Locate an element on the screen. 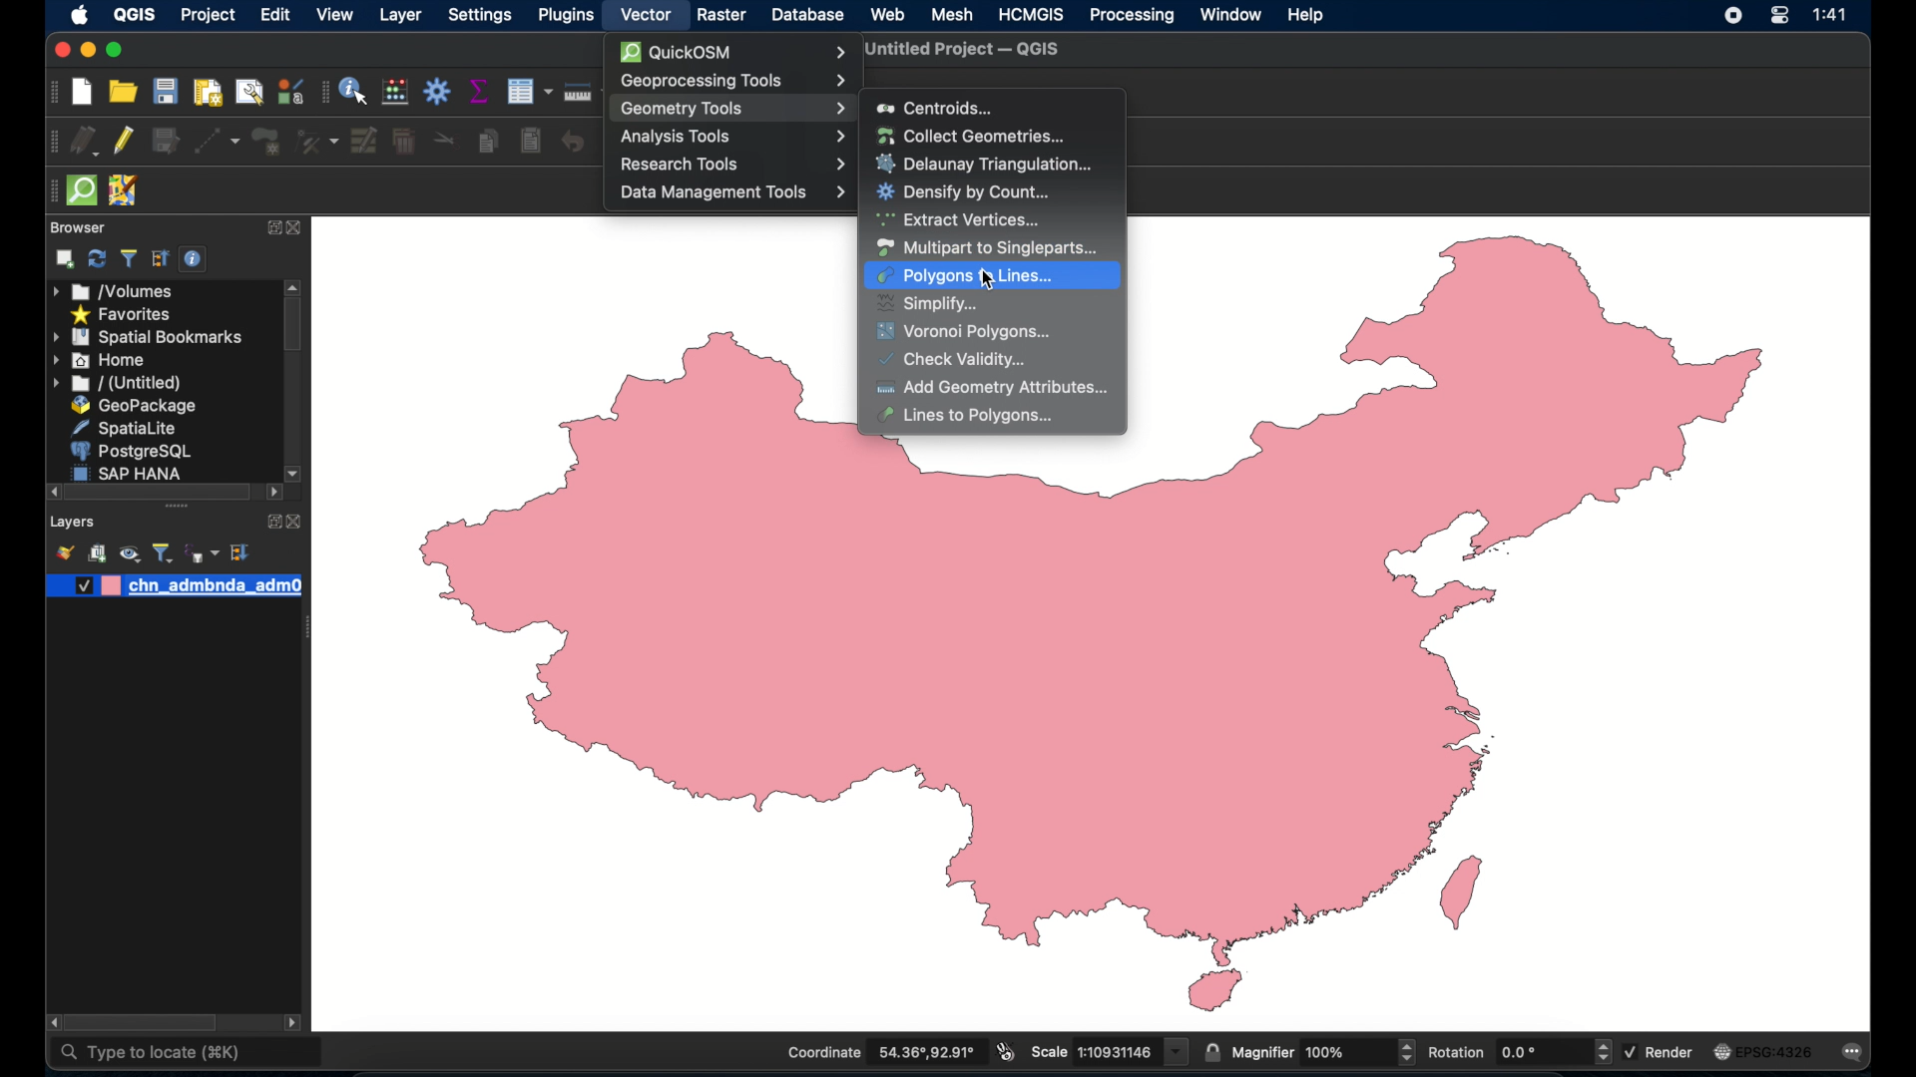 The image size is (1916, 1077). scroll down arrow is located at coordinates (295, 472).